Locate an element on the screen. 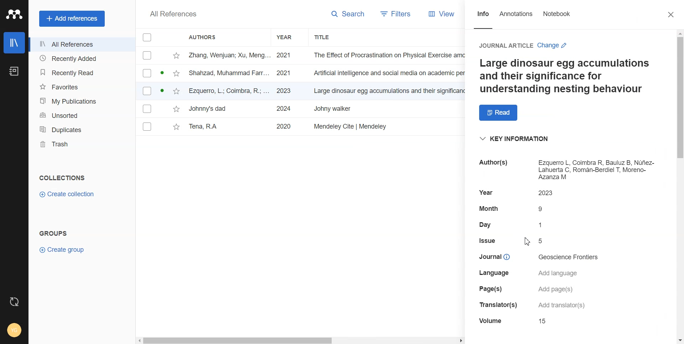  Trash is located at coordinates (82, 144).